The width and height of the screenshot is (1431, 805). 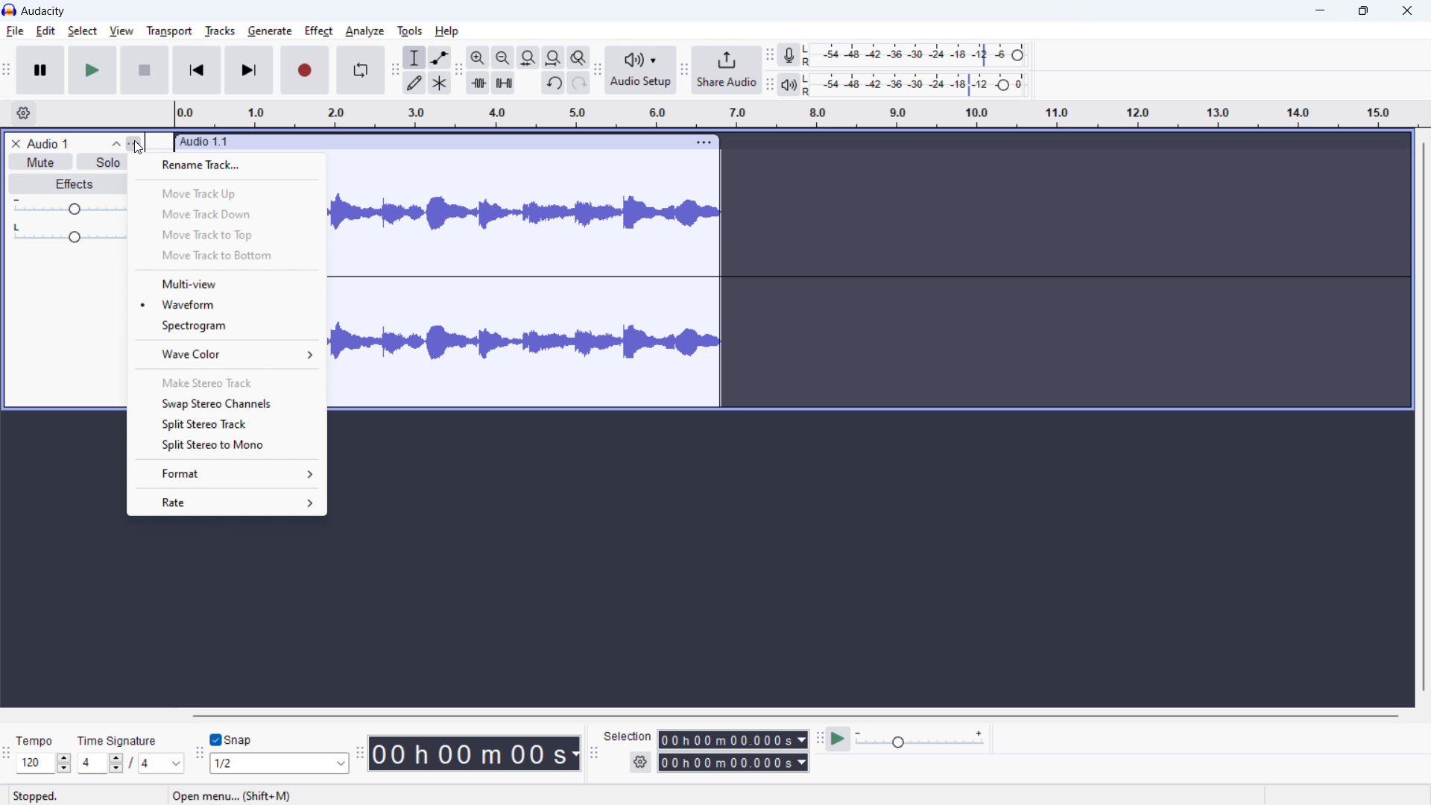 I want to click on redo, so click(x=578, y=83).